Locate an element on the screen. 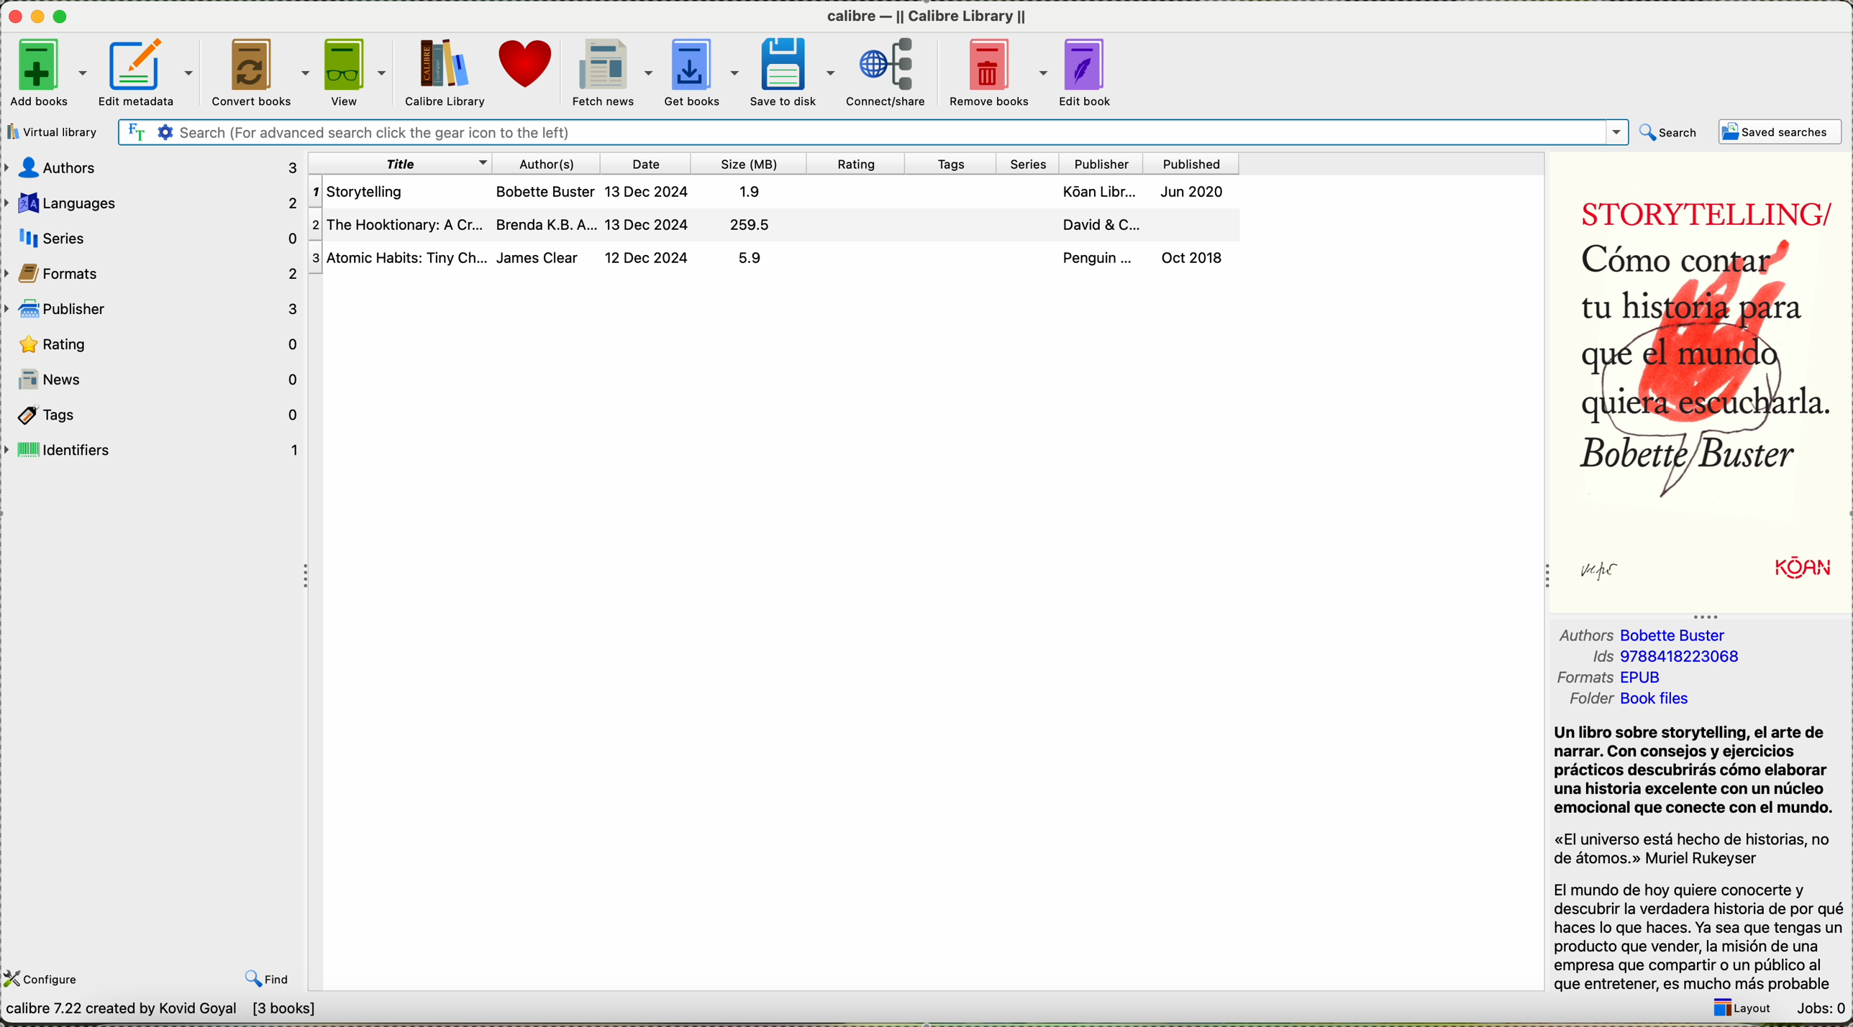  identifiers is located at coordinates (155, 449).